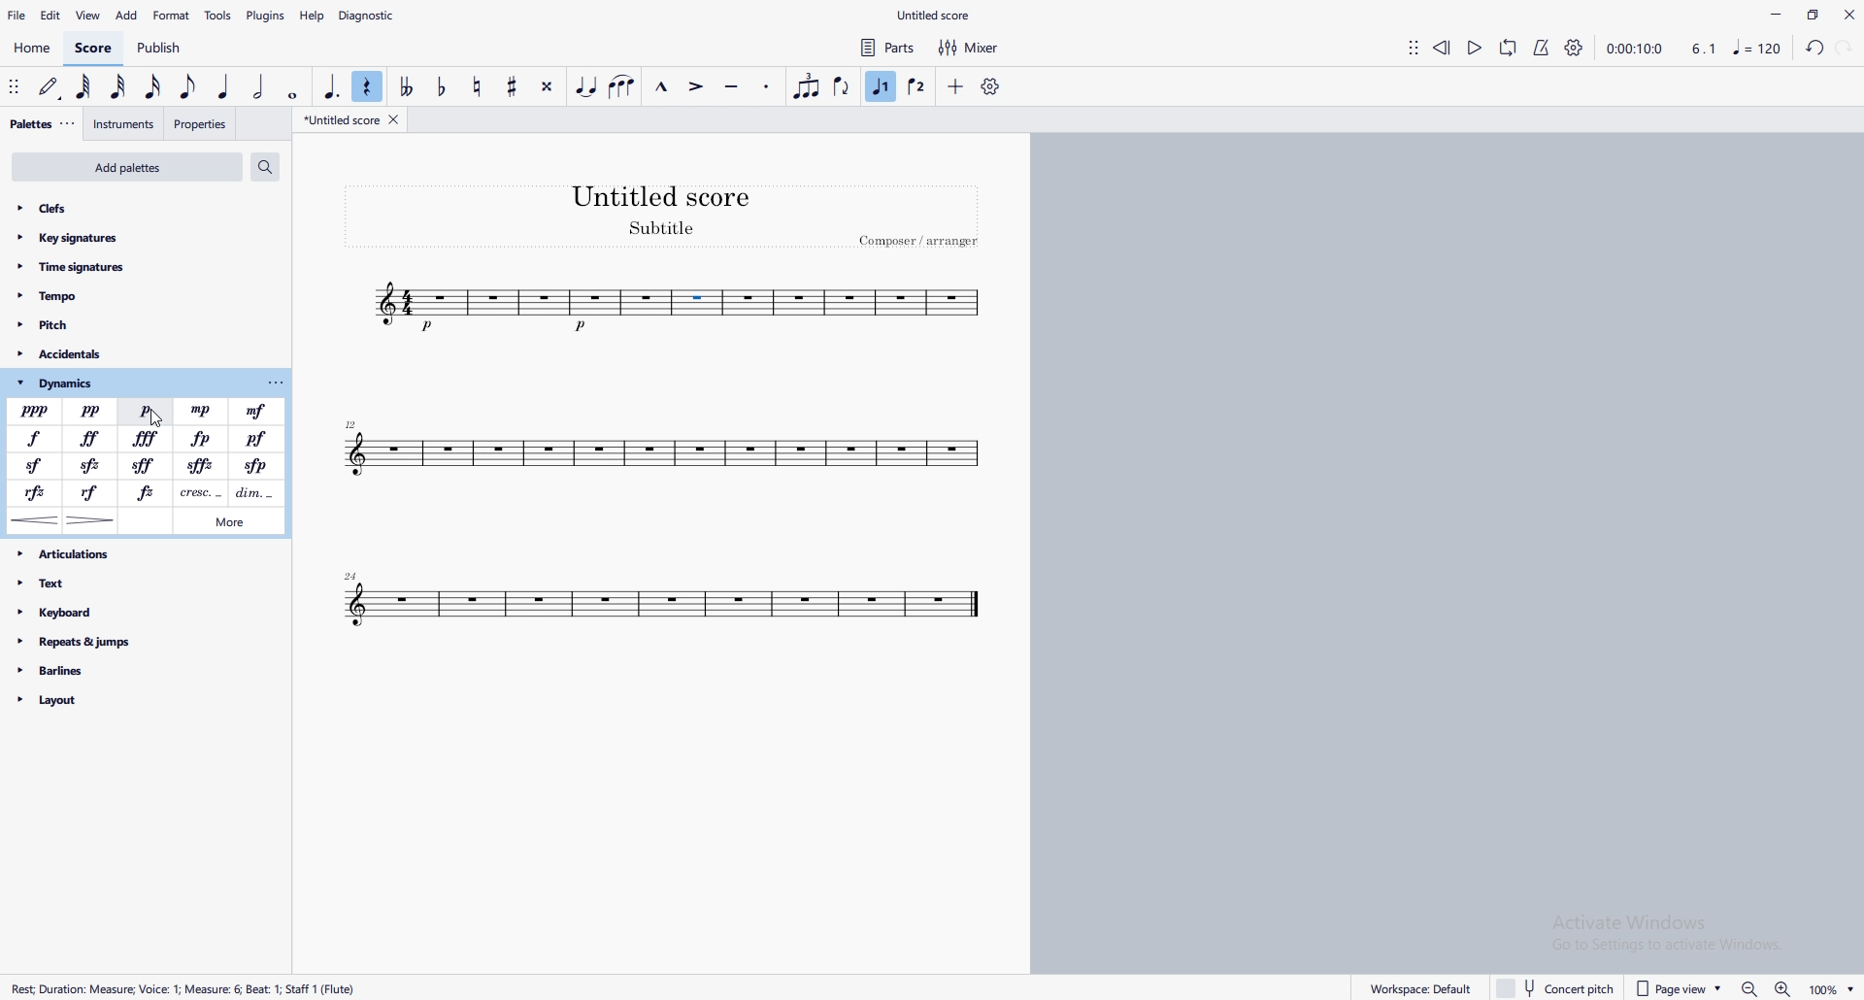 This screenshot has width=1864, height=1000. What do you see at coordinates (663, 216) in the screenshot?
I see `heading` at bounding box center [663, 216].